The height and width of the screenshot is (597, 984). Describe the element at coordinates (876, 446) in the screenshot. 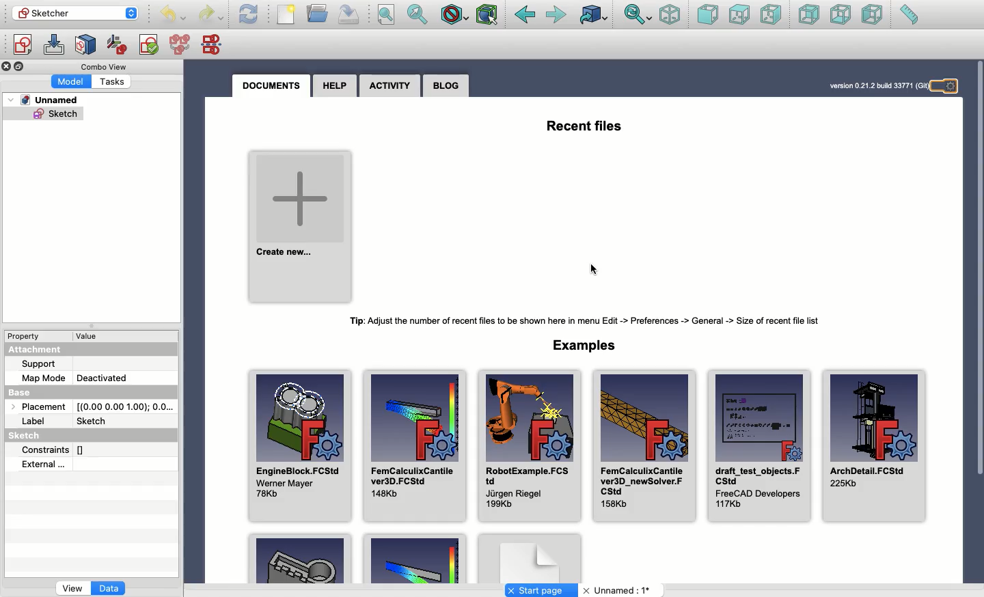

I see `ArchDetail.FCStd 225Kb` at that location.